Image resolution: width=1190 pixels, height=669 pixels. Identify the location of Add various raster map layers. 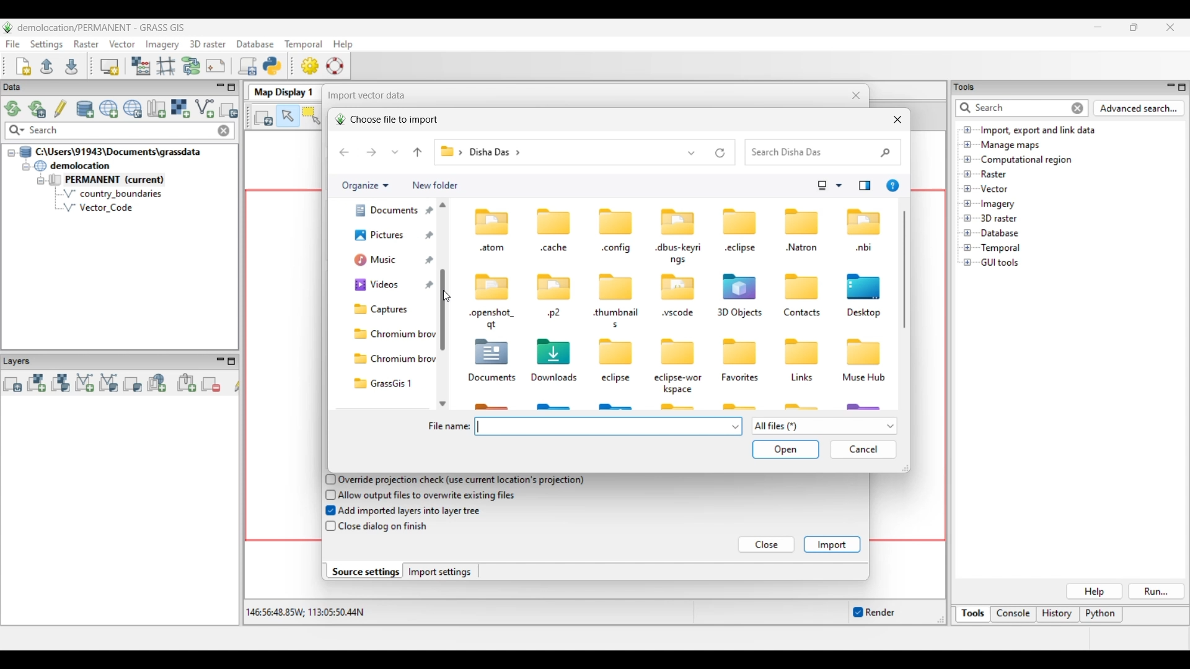
(60, 383).